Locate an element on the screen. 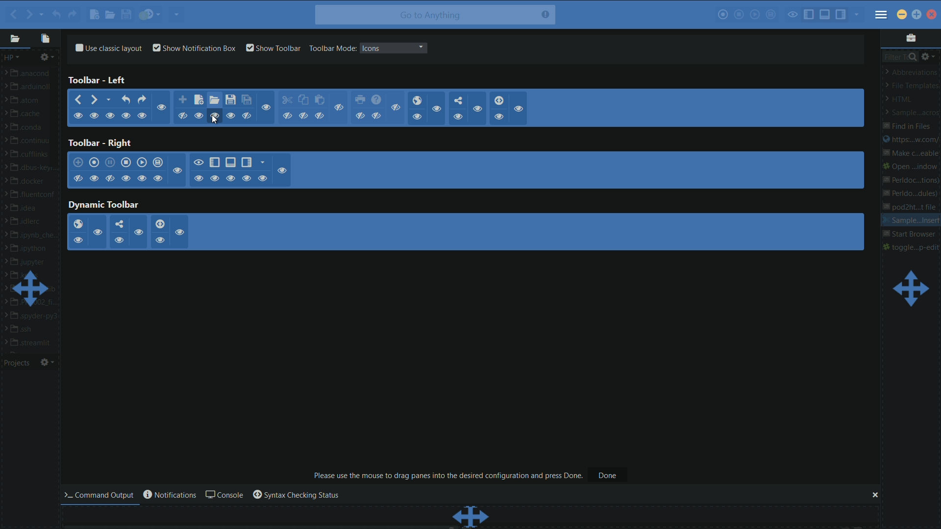  show/hide left pane is located at coordinates (214, 162).